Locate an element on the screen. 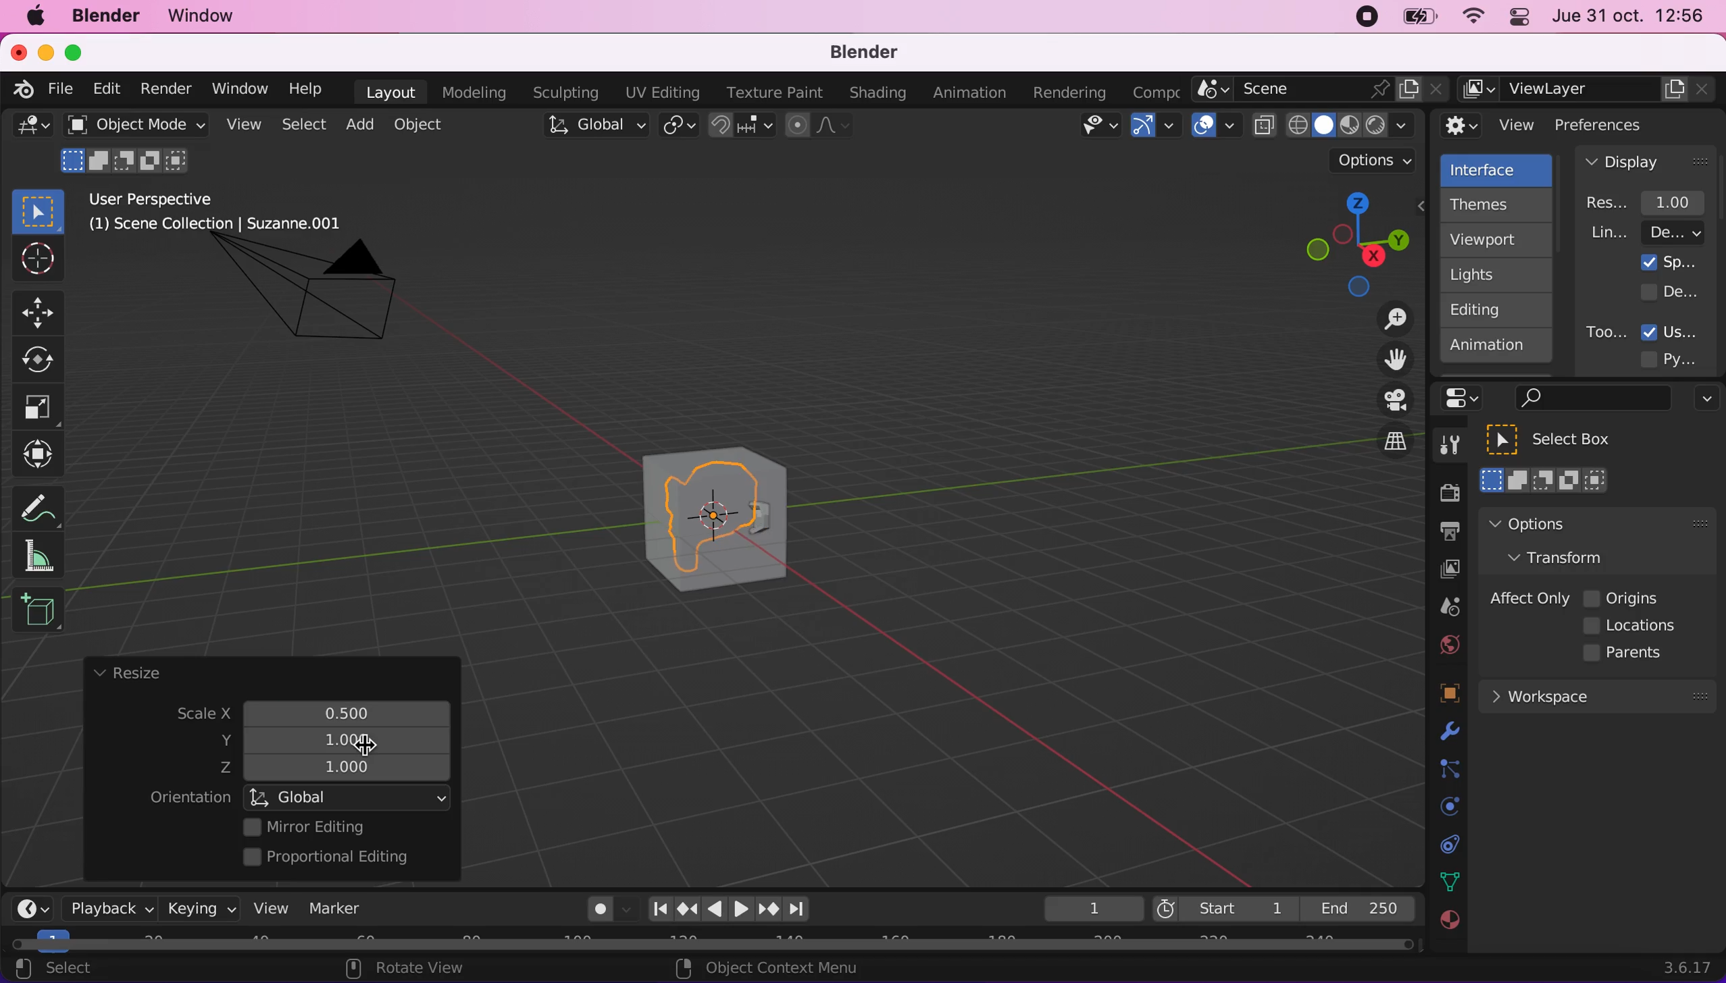 The image size is (1726, 983). scale y is located at coordinates (336, 741).